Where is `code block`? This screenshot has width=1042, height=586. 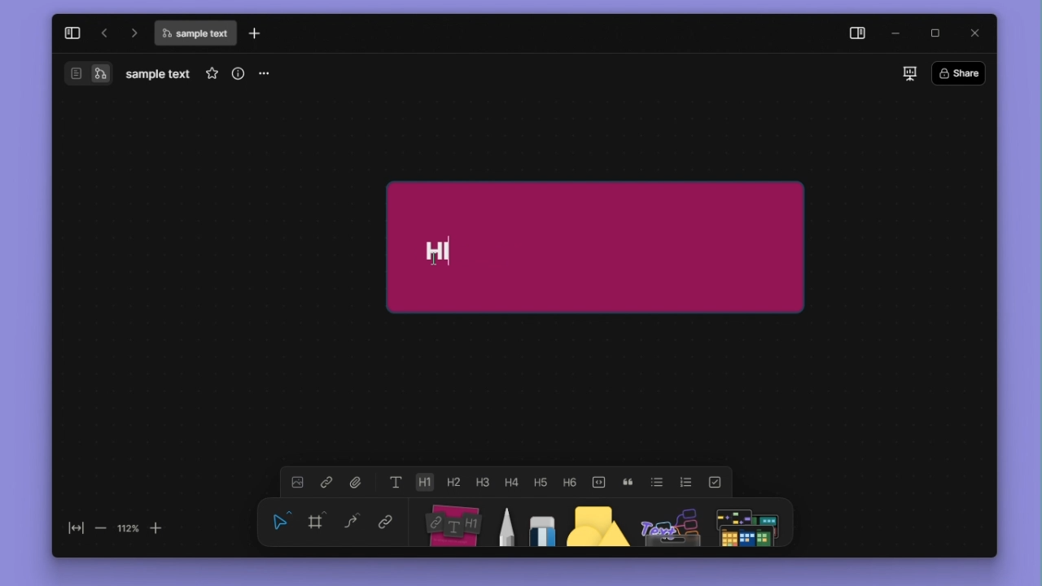
code block is located at coordinates (598, 483).